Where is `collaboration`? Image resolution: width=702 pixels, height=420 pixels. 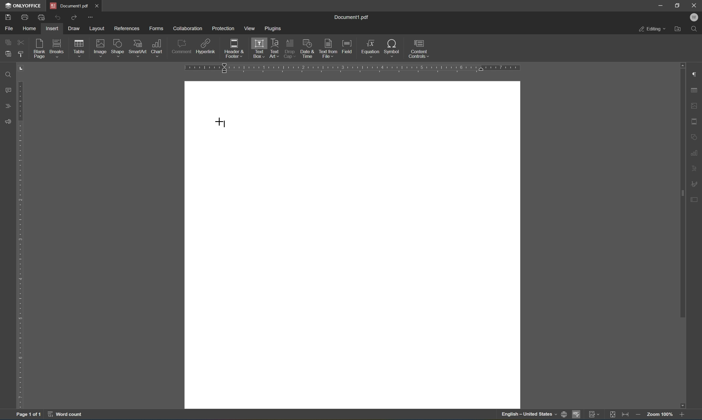 collaboration is located at coordinates (189, 29).